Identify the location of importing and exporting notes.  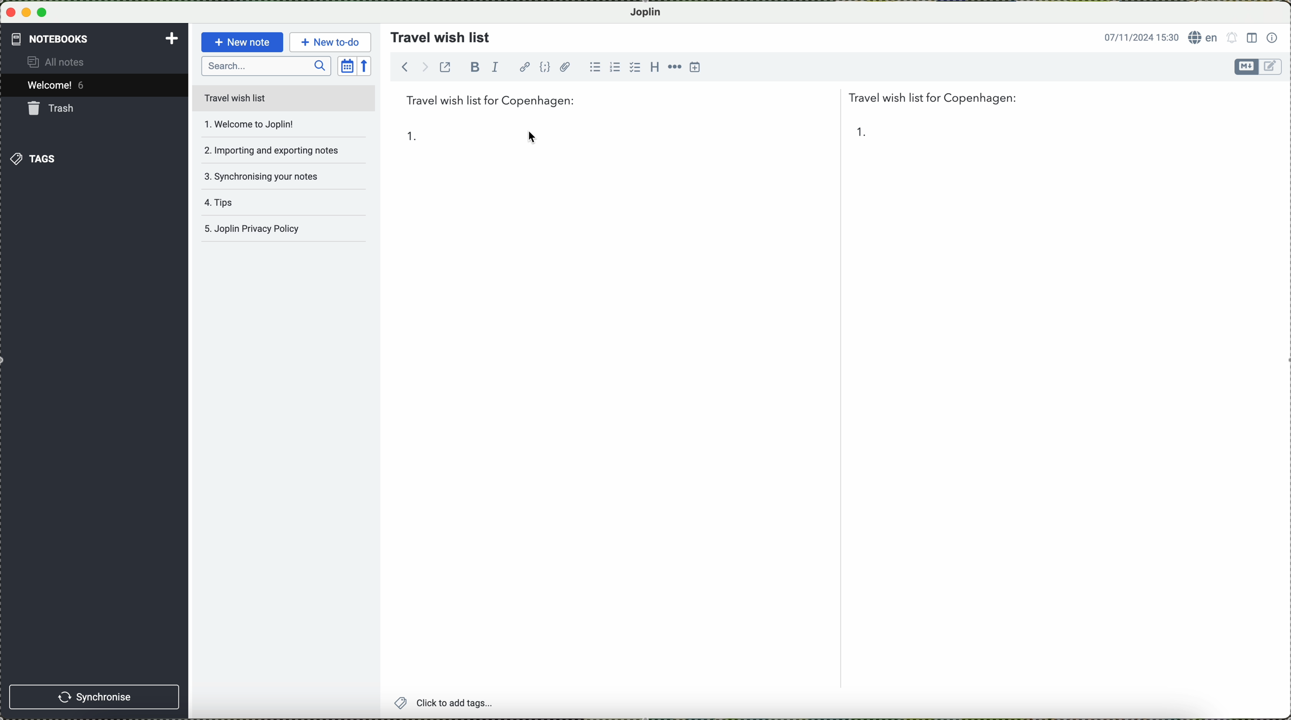
(271, 149).